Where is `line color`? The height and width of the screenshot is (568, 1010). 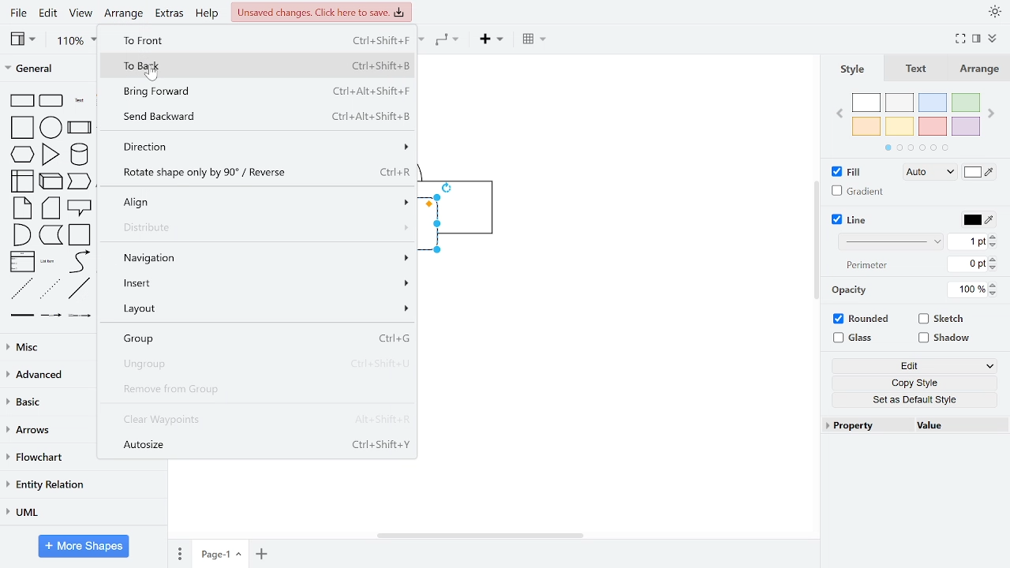
line color is located at coordinates (980, 221).